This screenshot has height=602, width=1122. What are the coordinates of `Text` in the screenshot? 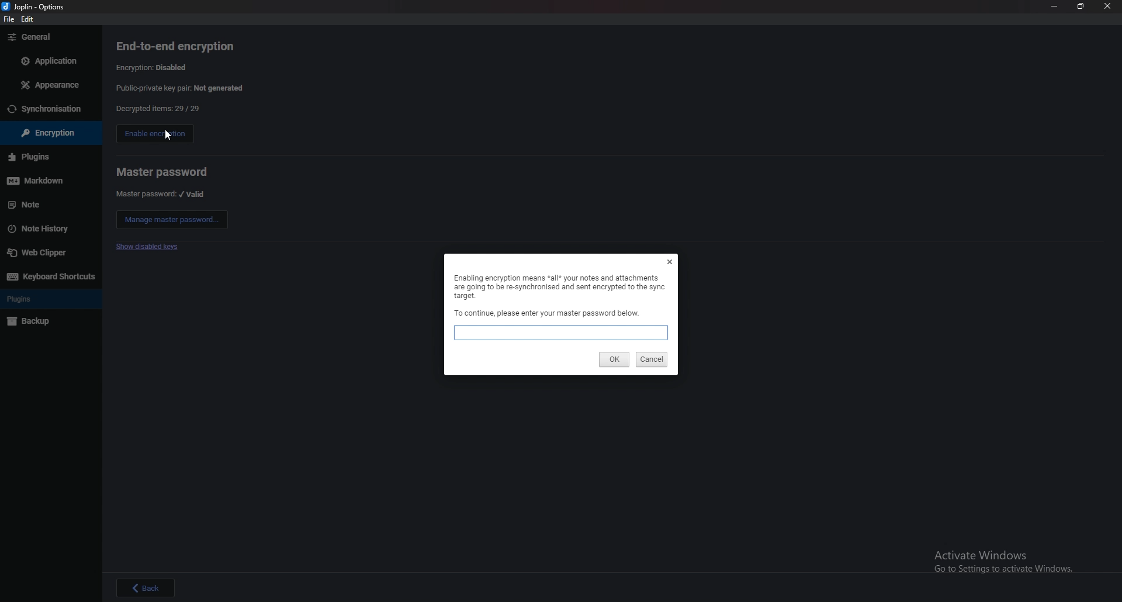 It's located at (558, 286).